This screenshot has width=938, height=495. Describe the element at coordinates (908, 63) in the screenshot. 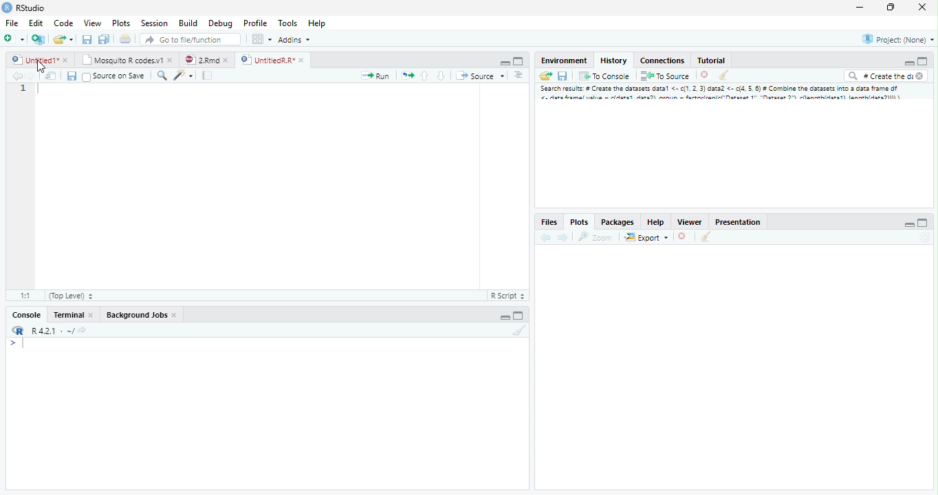

I see `Minimize` at that location.